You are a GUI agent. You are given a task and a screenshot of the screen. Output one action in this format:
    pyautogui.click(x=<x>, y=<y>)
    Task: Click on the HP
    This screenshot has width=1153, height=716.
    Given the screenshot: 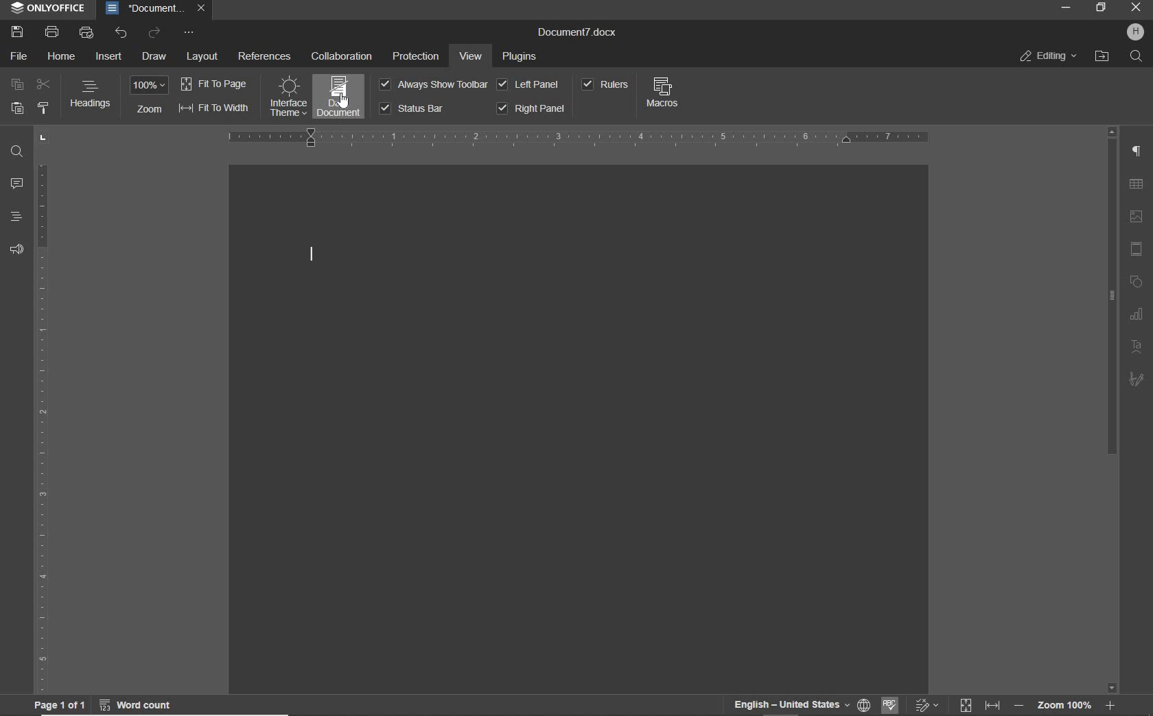 What is the action you would take?
    pyautogui.click(x=1134, y=33)
    